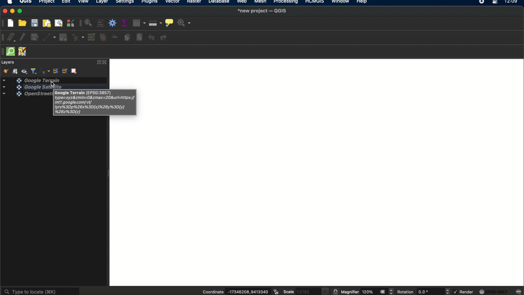  Describe the element at coordinates (106, 62) in the screenshot. I see `close` at that location.